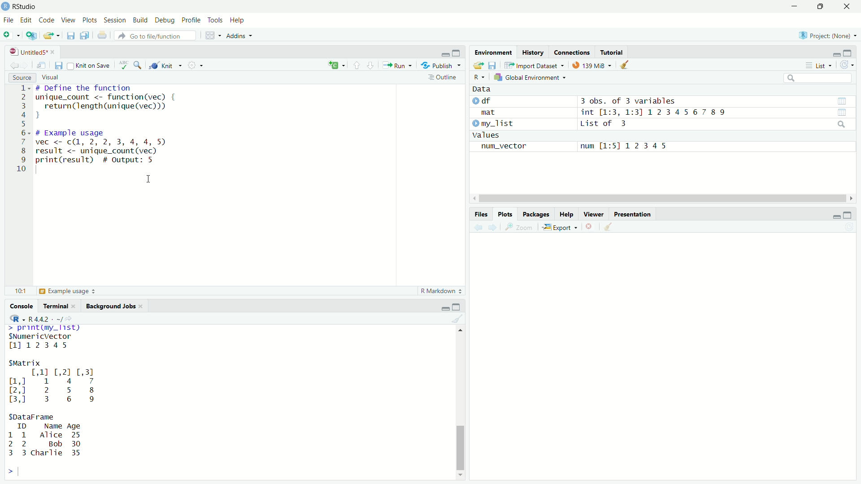 This screenshot has height=484, width=861. I want to click on Session, so click(115, 20).